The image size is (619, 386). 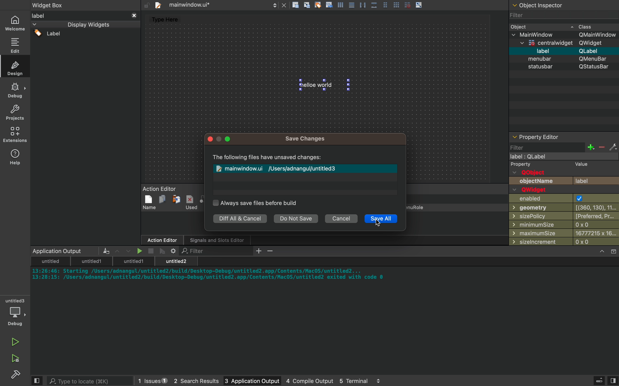 What do you see at coordinates (256, 203) in the screenshot?
I see `save settings ` at bounding box center [256, 203].